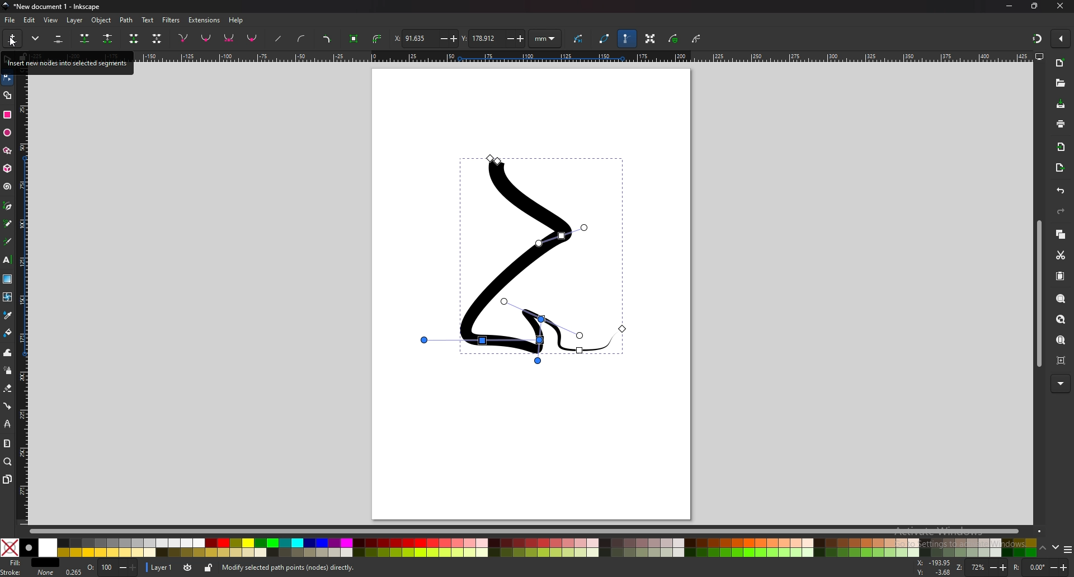 The height and width of the screenshot is (577, 1074). What do you see at coordinates (156, 39) in the screenshot?
I see `delete segment between two non endpoint nodes` at bounding box center [156, 39].